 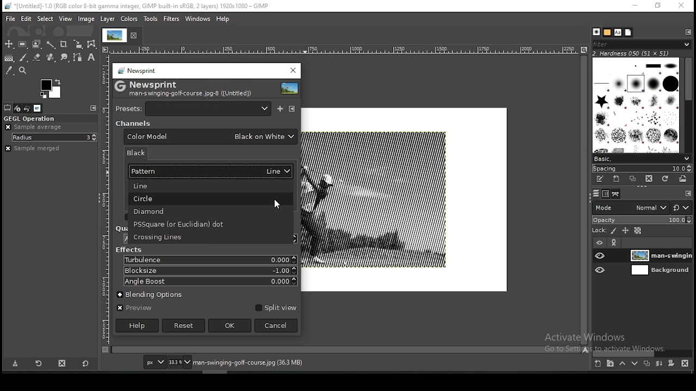 I want to click on select, so click(x=45, y=19).